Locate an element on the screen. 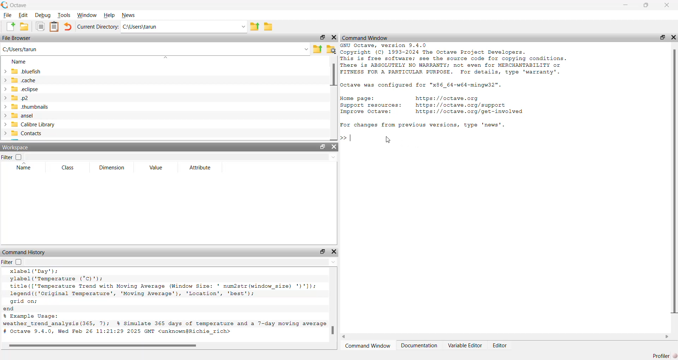 The height and width of the screenshot is (360, 678). maximise is located at coordinates (321, 37).